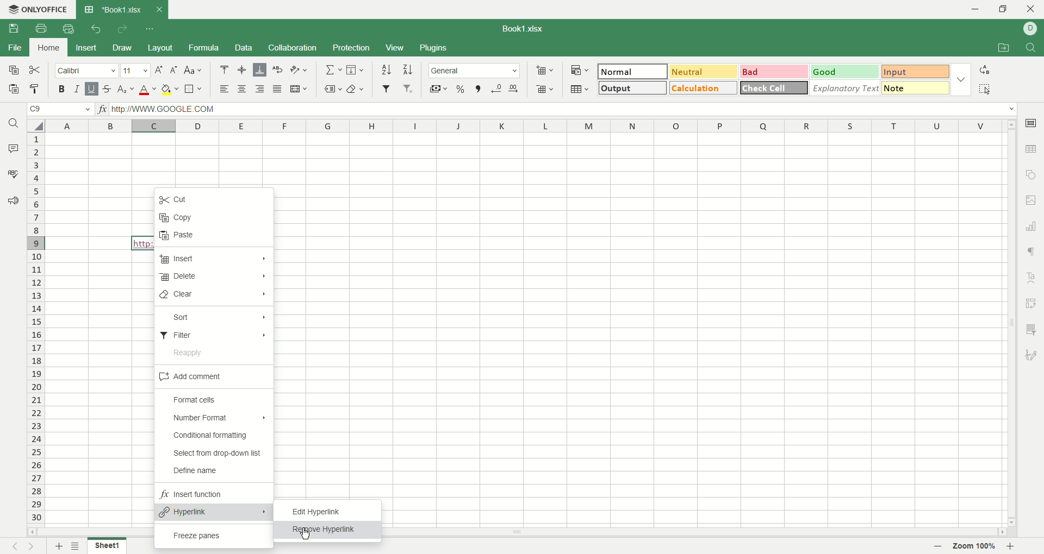 The height and width of the screenshot is (554, 1044). I want to click on insert, so click(86, 48).